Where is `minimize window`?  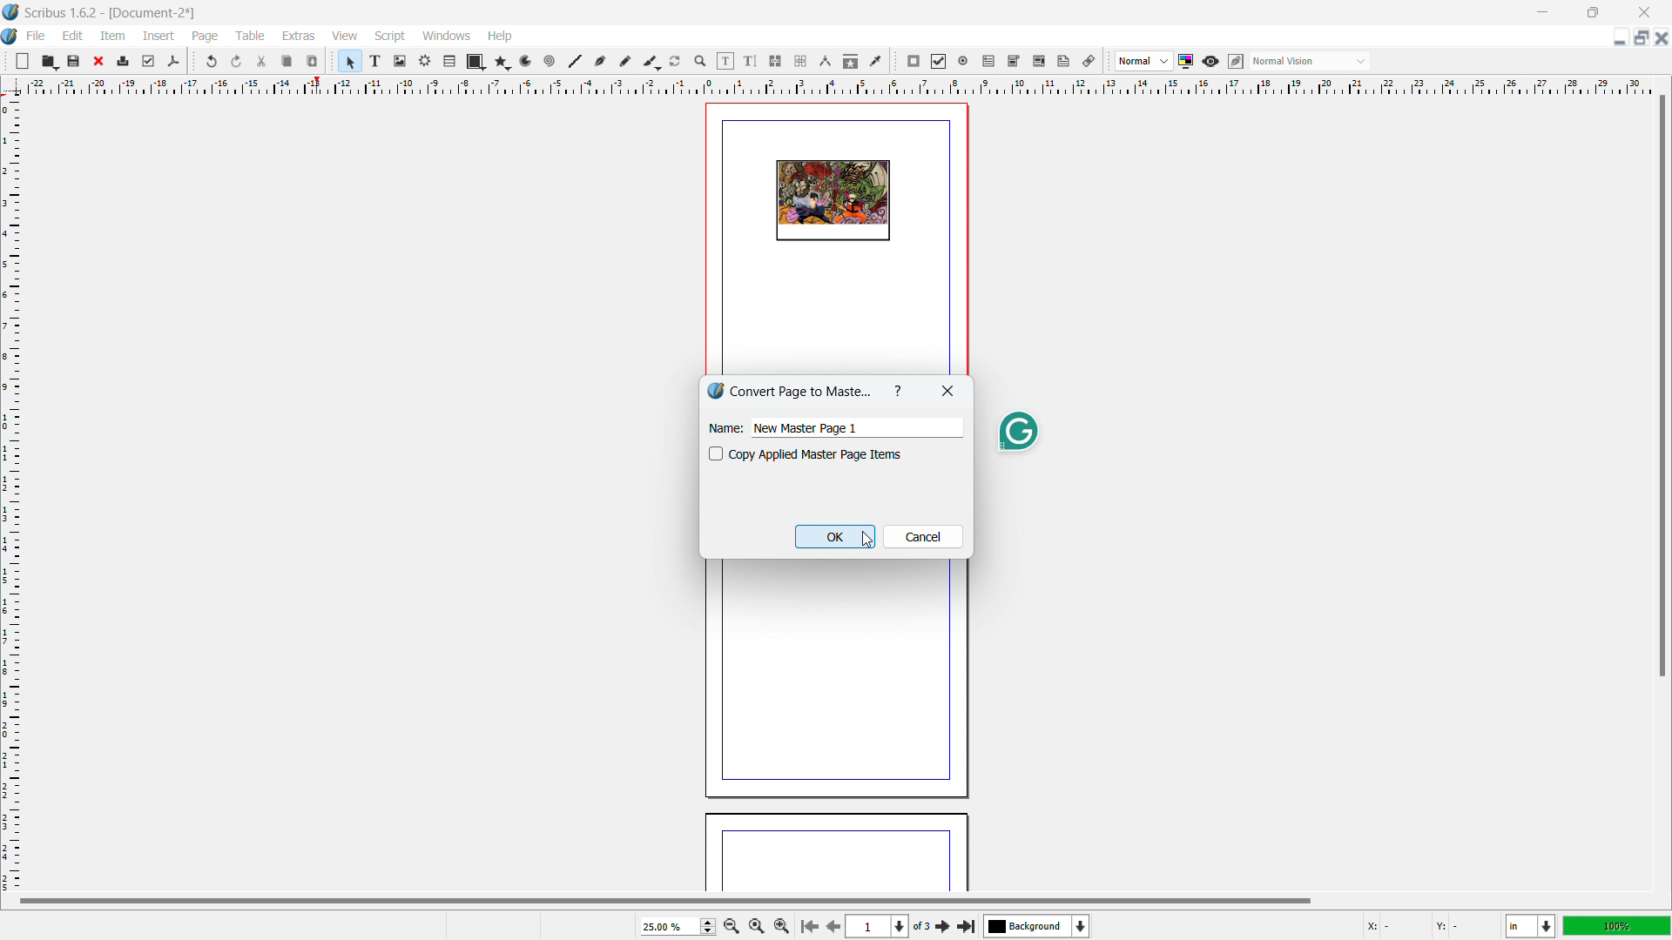
minimize window is located at coordinates (1541, 12).